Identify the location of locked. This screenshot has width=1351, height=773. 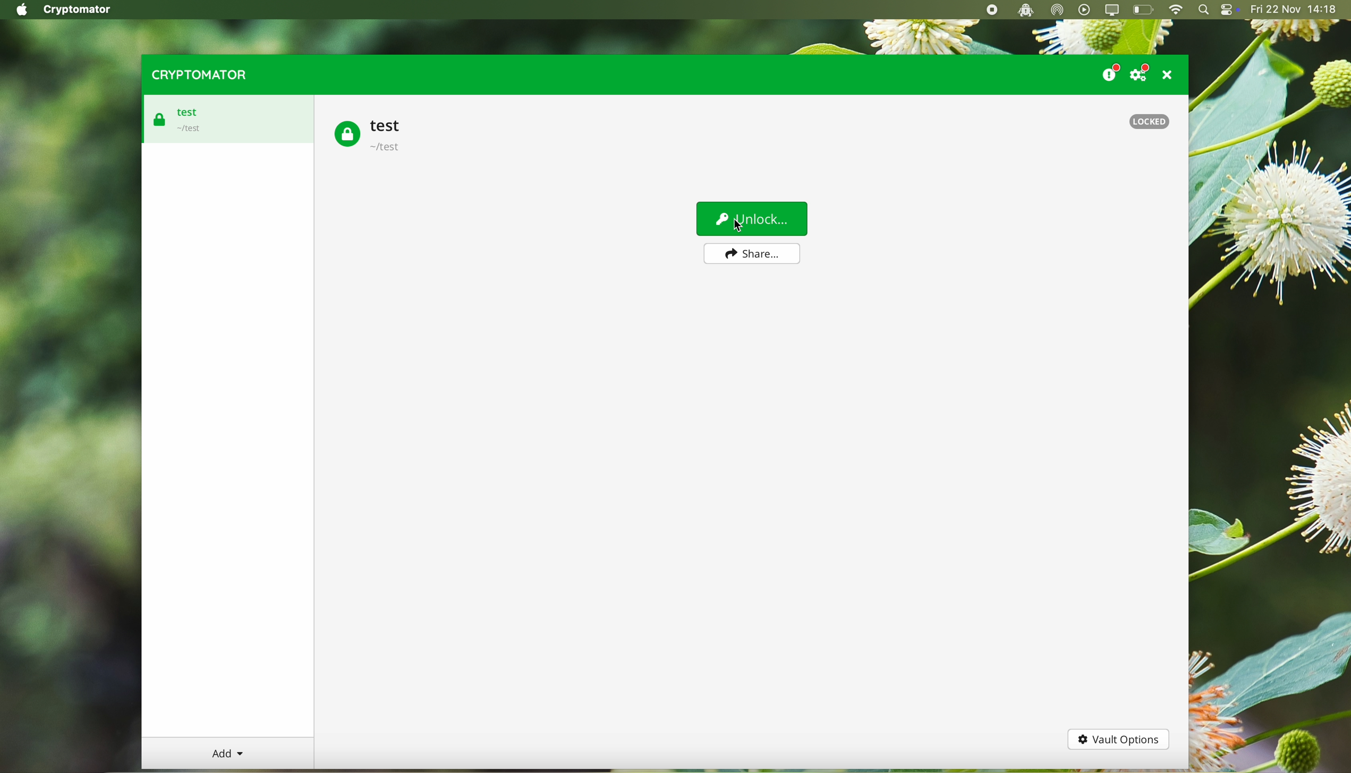
(1148, 122).